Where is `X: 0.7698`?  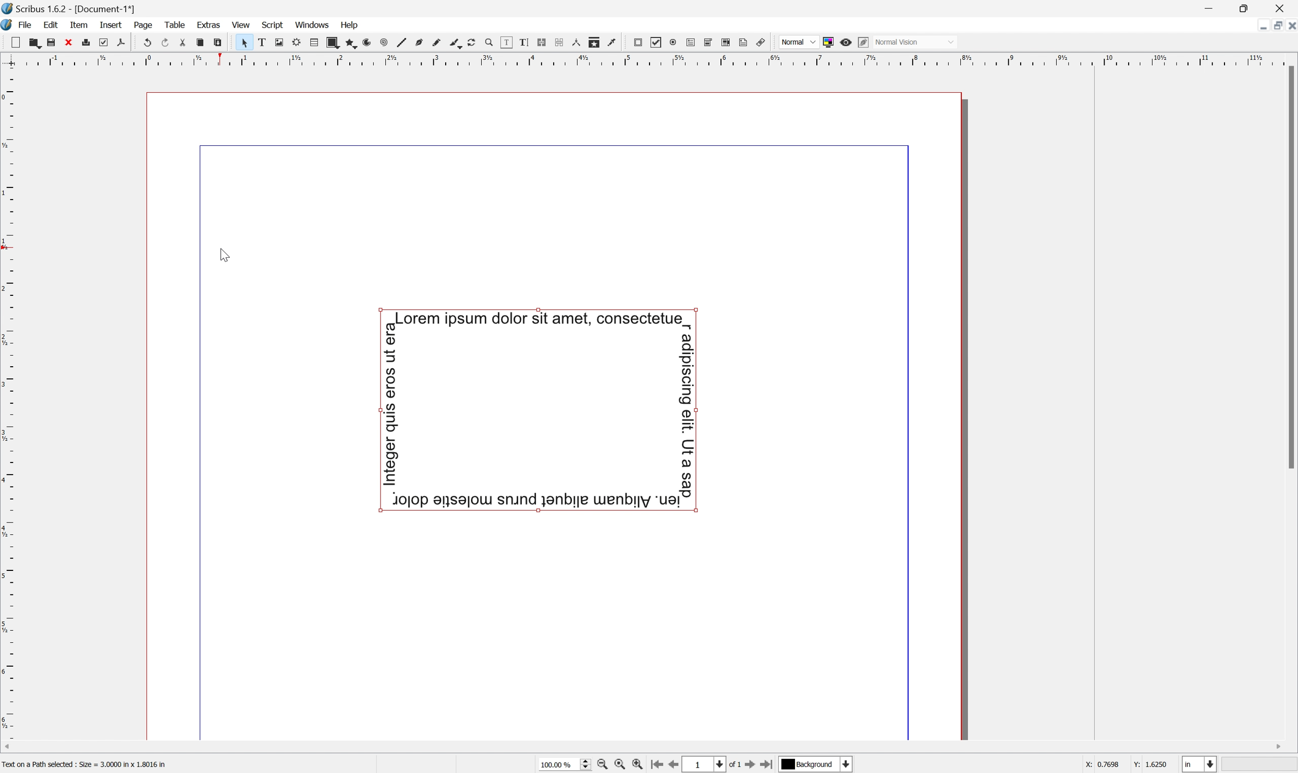 X: 0.7698 is located at coordinates (1103, 766).